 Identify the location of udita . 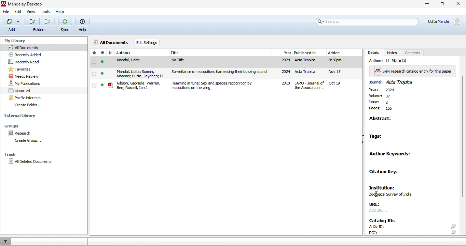
(445, 21).